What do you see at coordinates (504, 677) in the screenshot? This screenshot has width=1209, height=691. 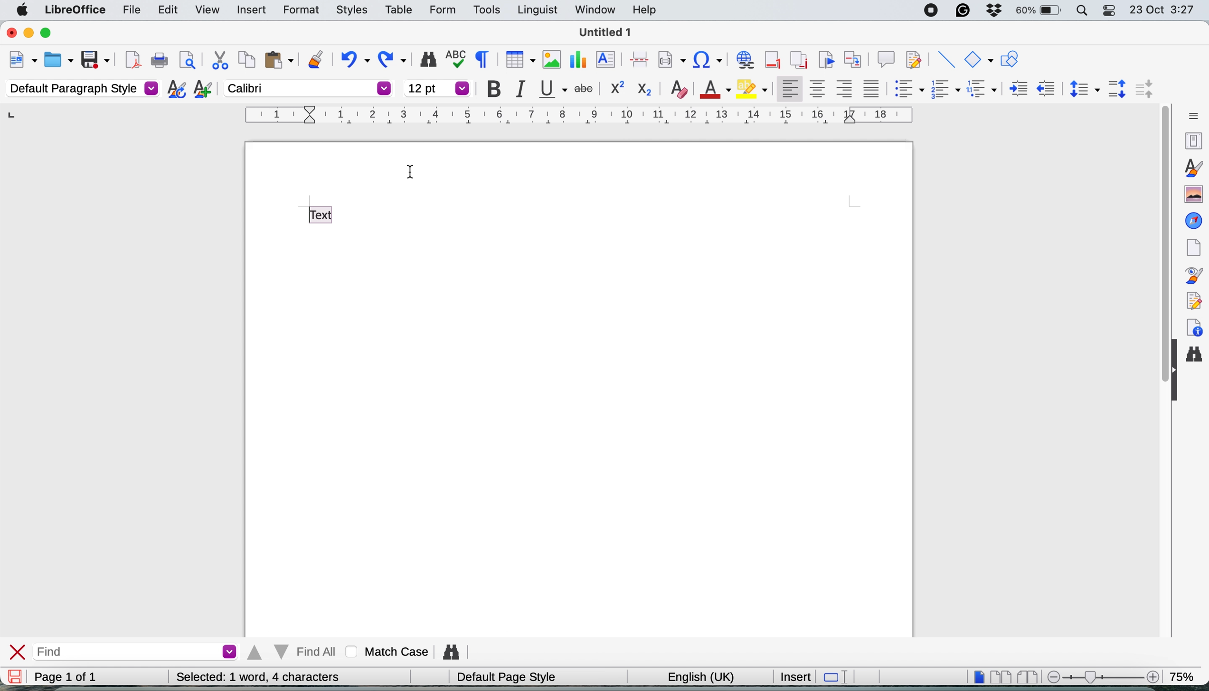 I see `default page style` at bounding box center [504, 677].